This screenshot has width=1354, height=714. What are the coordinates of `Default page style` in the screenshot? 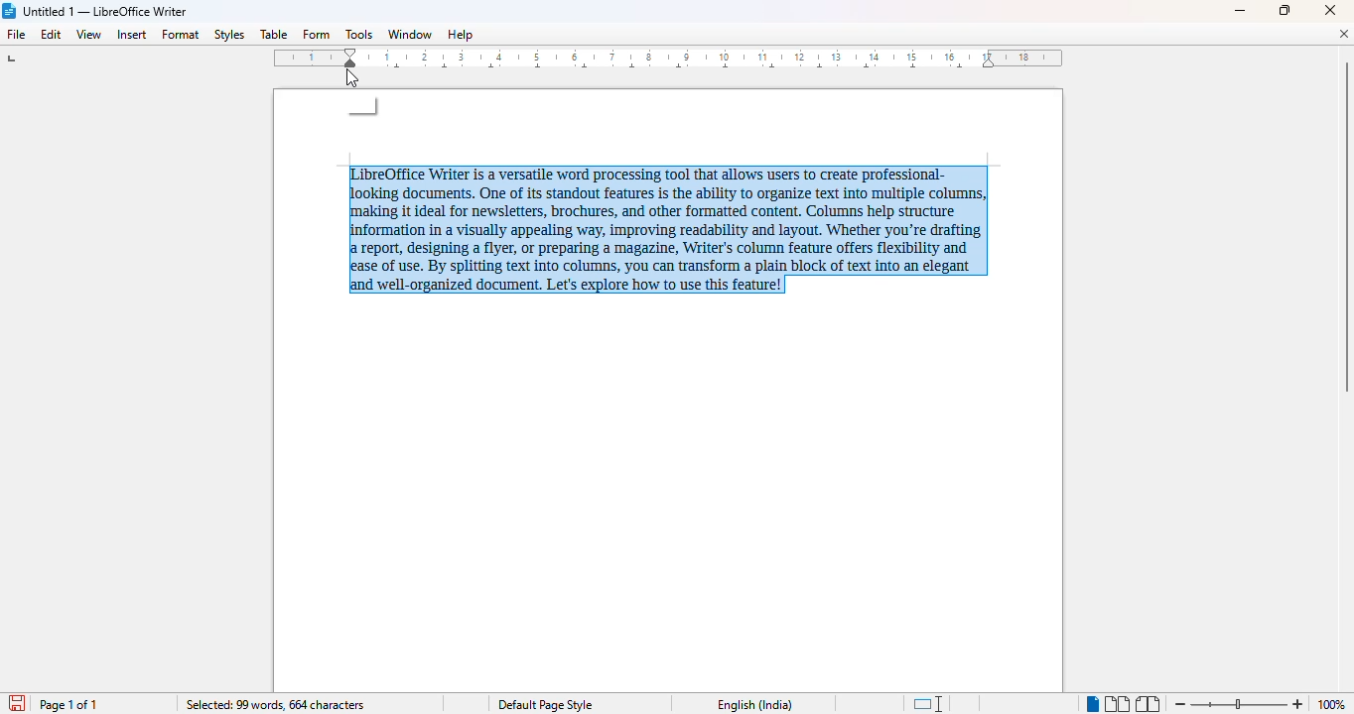 It's located at (549, 704).